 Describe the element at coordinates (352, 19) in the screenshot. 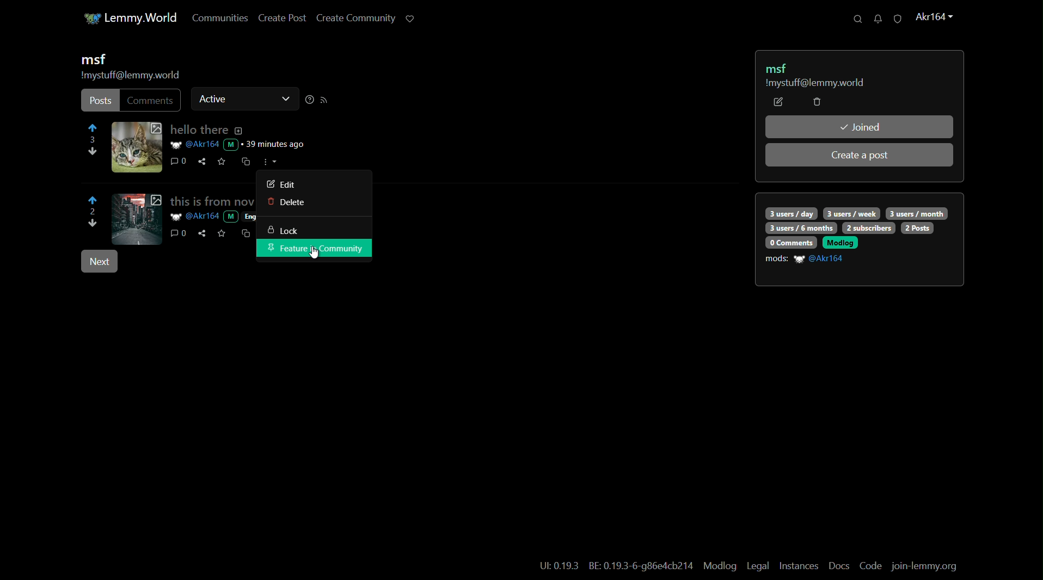

I see `create community` at that location.